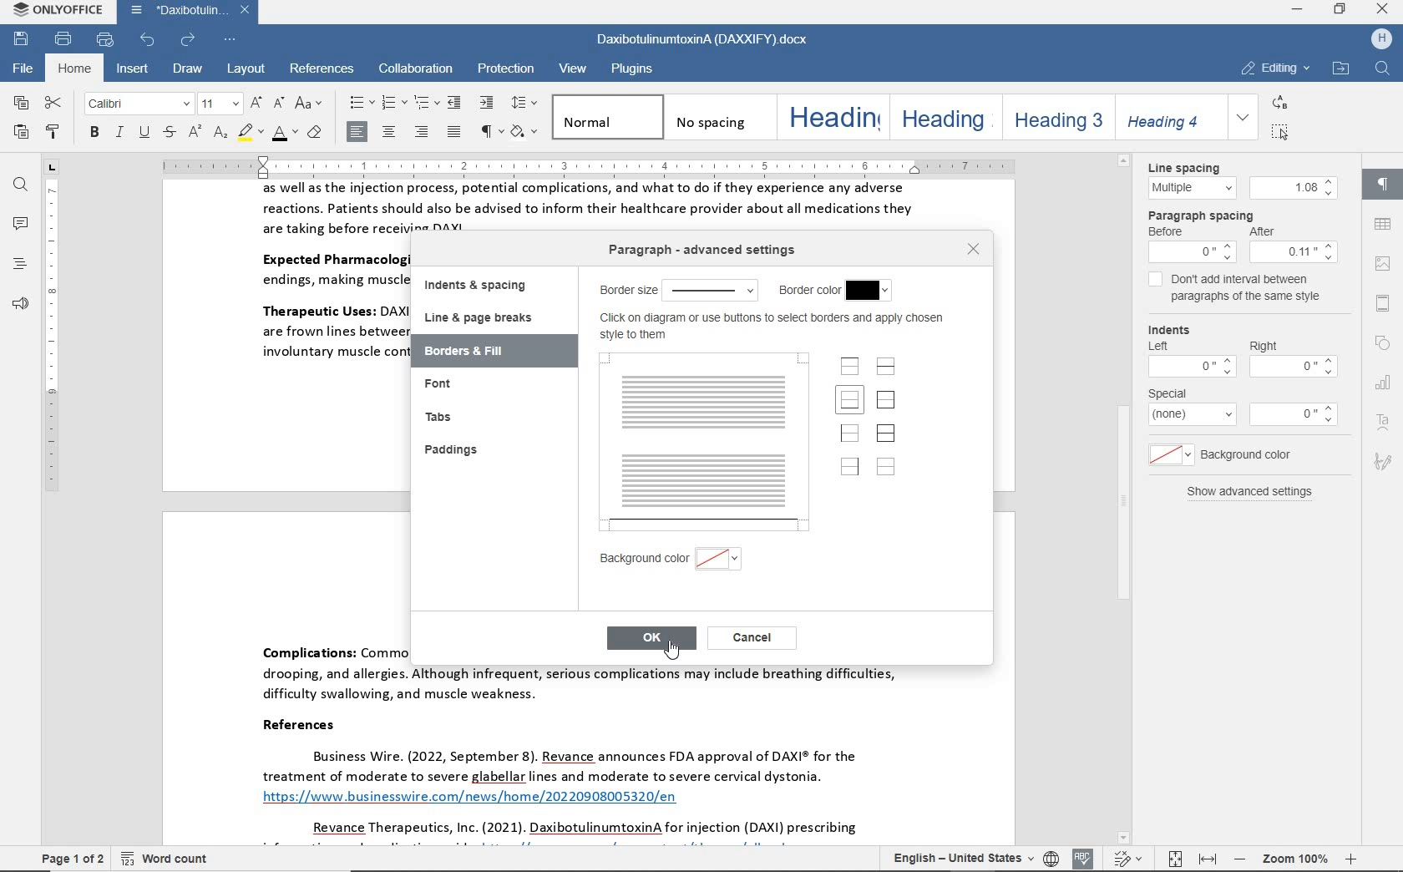  What do you see at coordinates (667, 654) in the screenshot?
I see `pointer` at bounding box center [667, 654].